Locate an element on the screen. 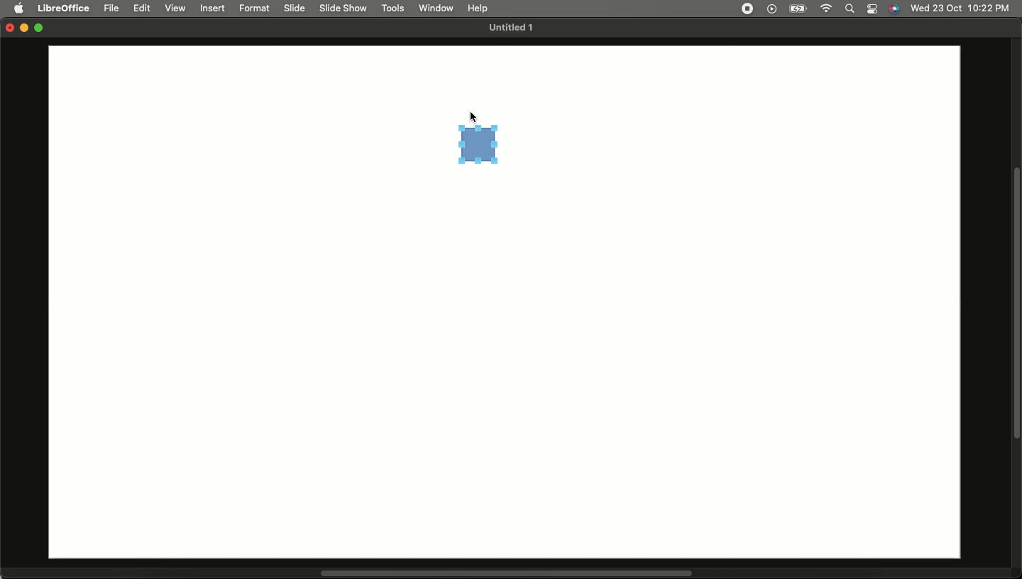  Charge is located at coordinates (796, 9).